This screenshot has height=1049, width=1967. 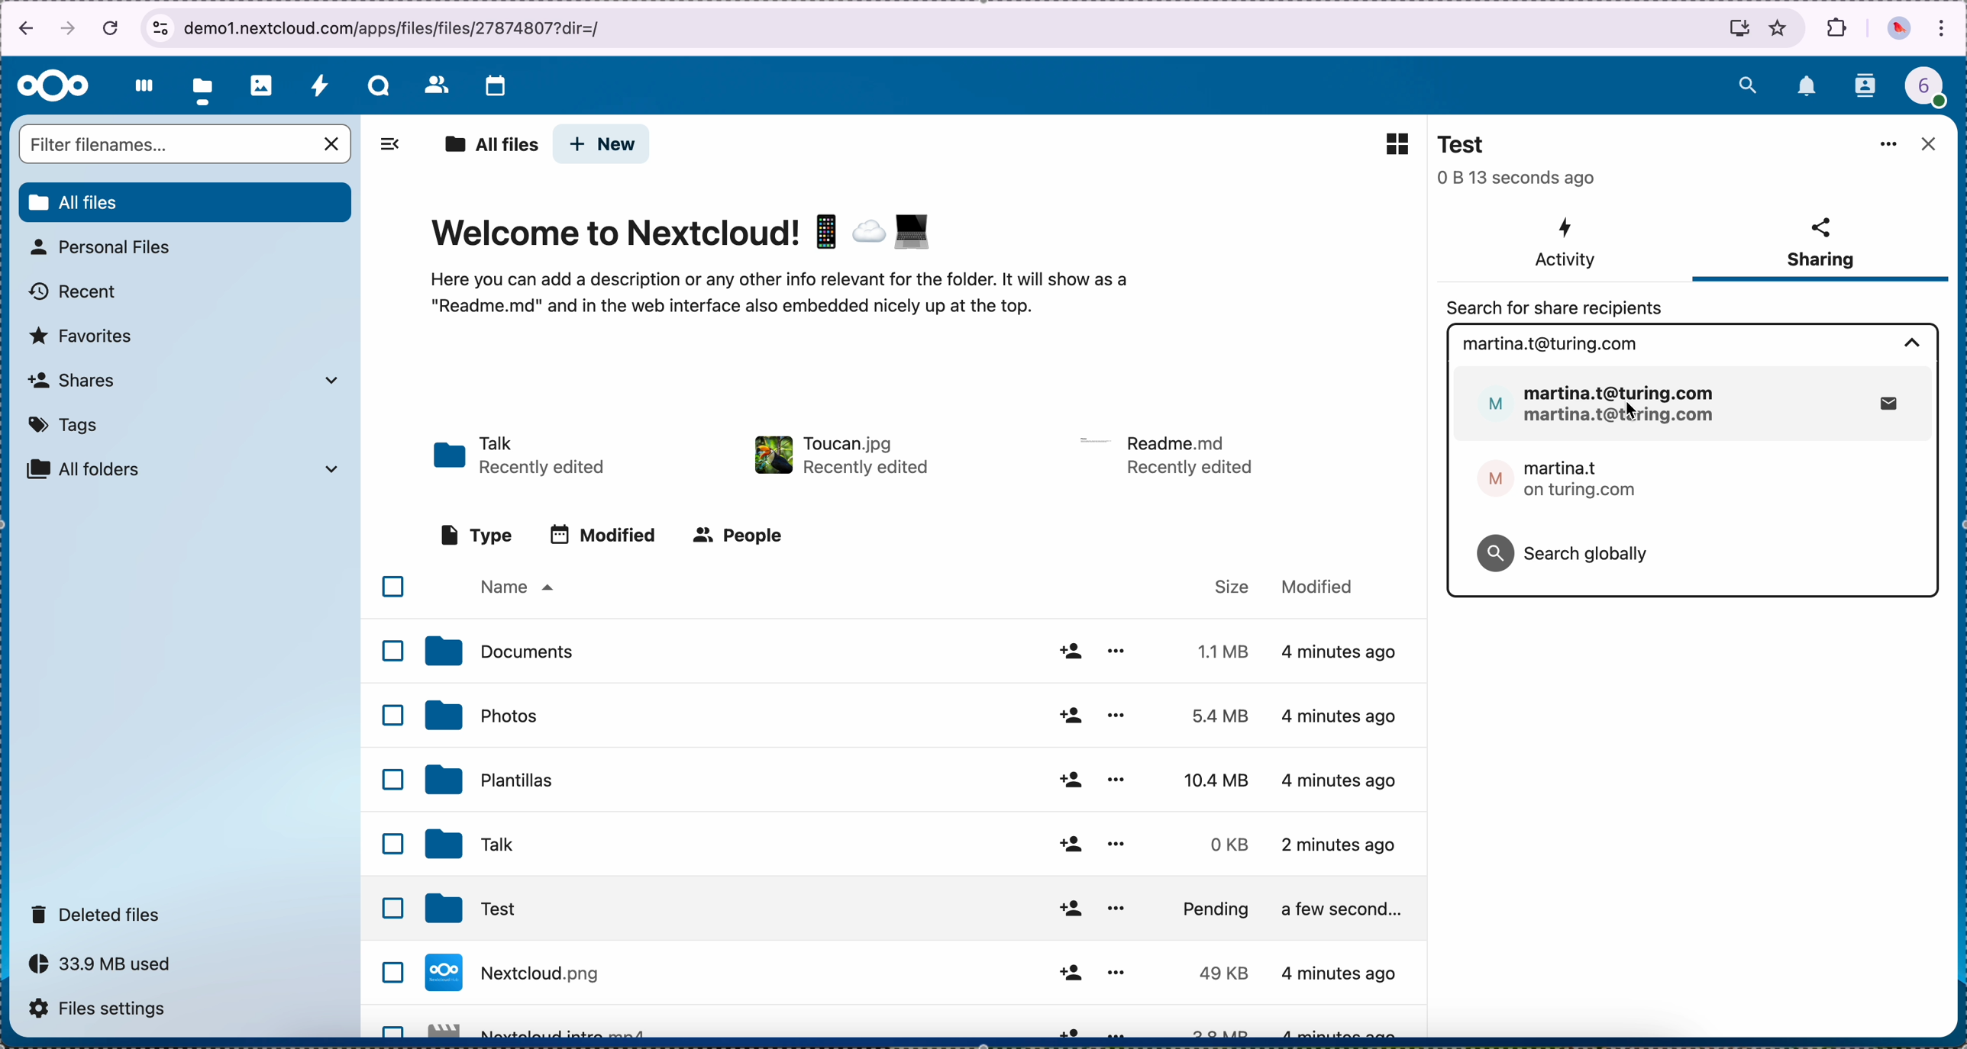 I want to click on cancel, so click(x=113, y=27).